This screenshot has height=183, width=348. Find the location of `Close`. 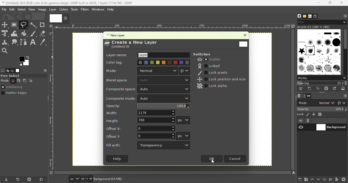

Close is located at coordinates (243, 36).